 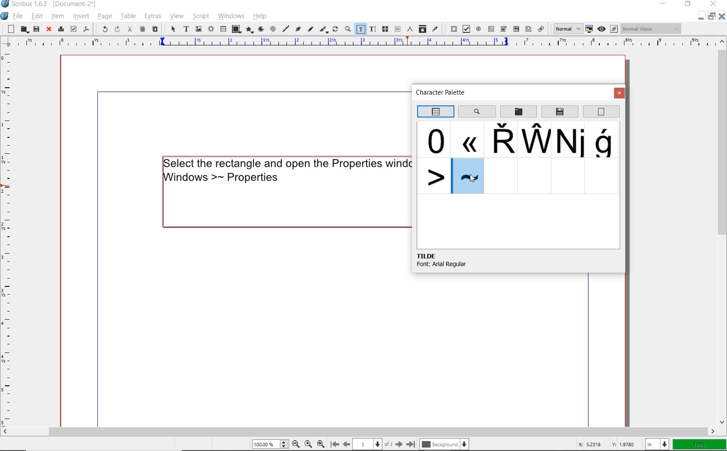 I want to click on copy item properties, so click(x=422, y=29).